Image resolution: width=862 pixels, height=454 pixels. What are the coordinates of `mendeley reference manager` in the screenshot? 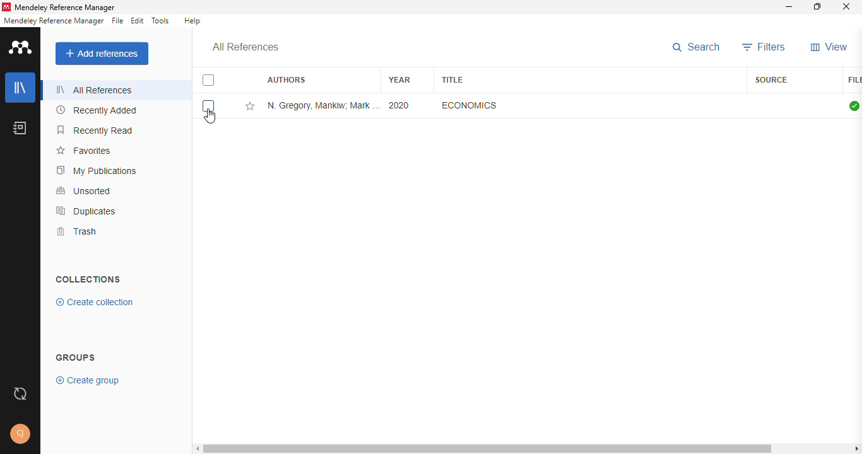 It's located at (65, 7).